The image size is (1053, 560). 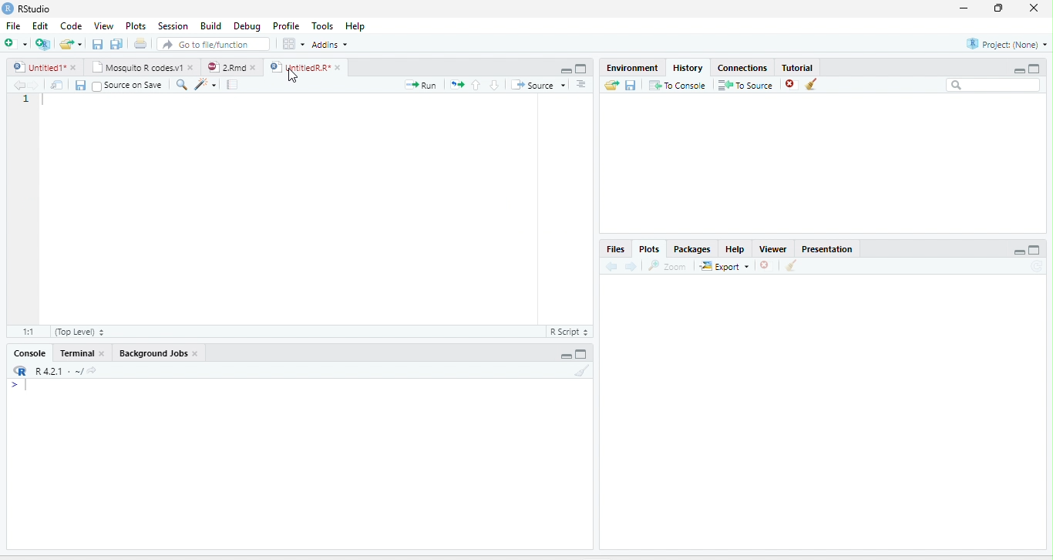 What do you see at coordinates (768, 265) in the screenshot?
I see `Remove current plot` at bounding box center [768, 265].